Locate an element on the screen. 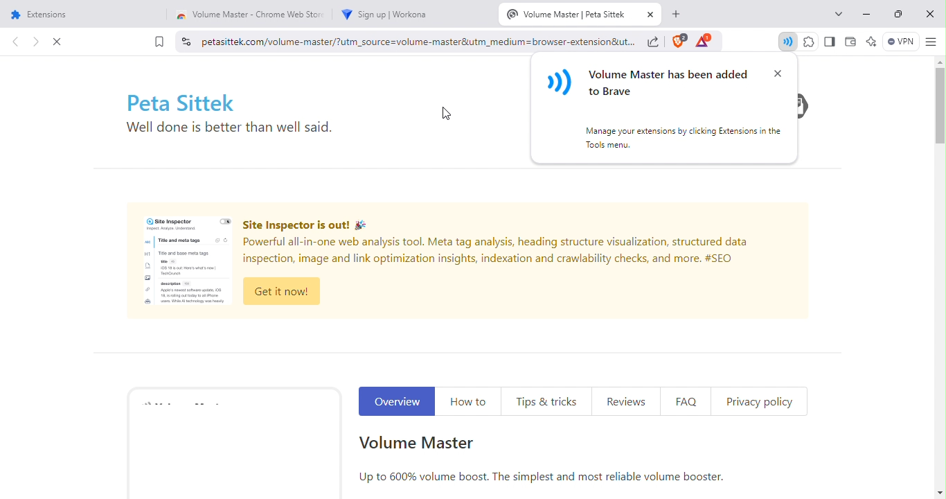 The width and height of the screenshot is (946, 499). brave firewall + VPN is located at coordinates (903, 42).